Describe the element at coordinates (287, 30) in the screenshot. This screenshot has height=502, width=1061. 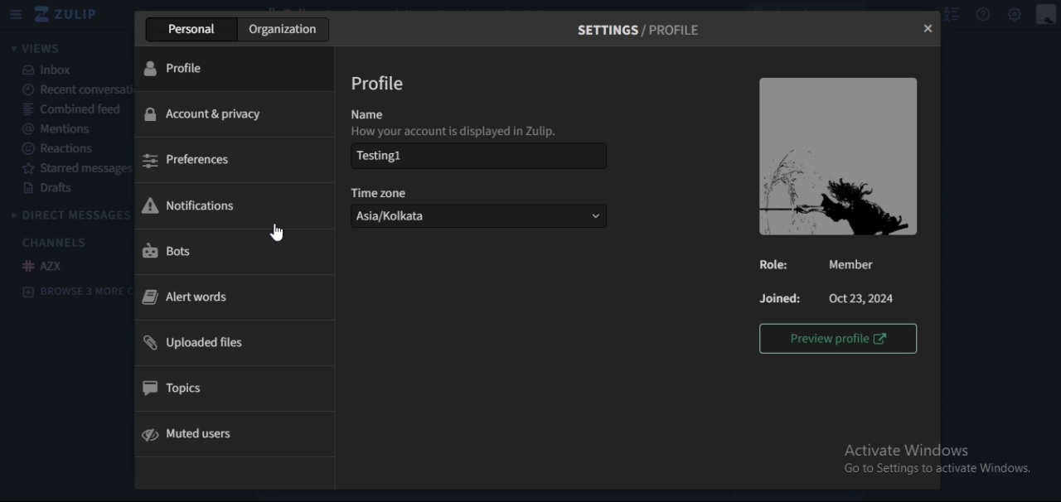
I see `organization` at that location.